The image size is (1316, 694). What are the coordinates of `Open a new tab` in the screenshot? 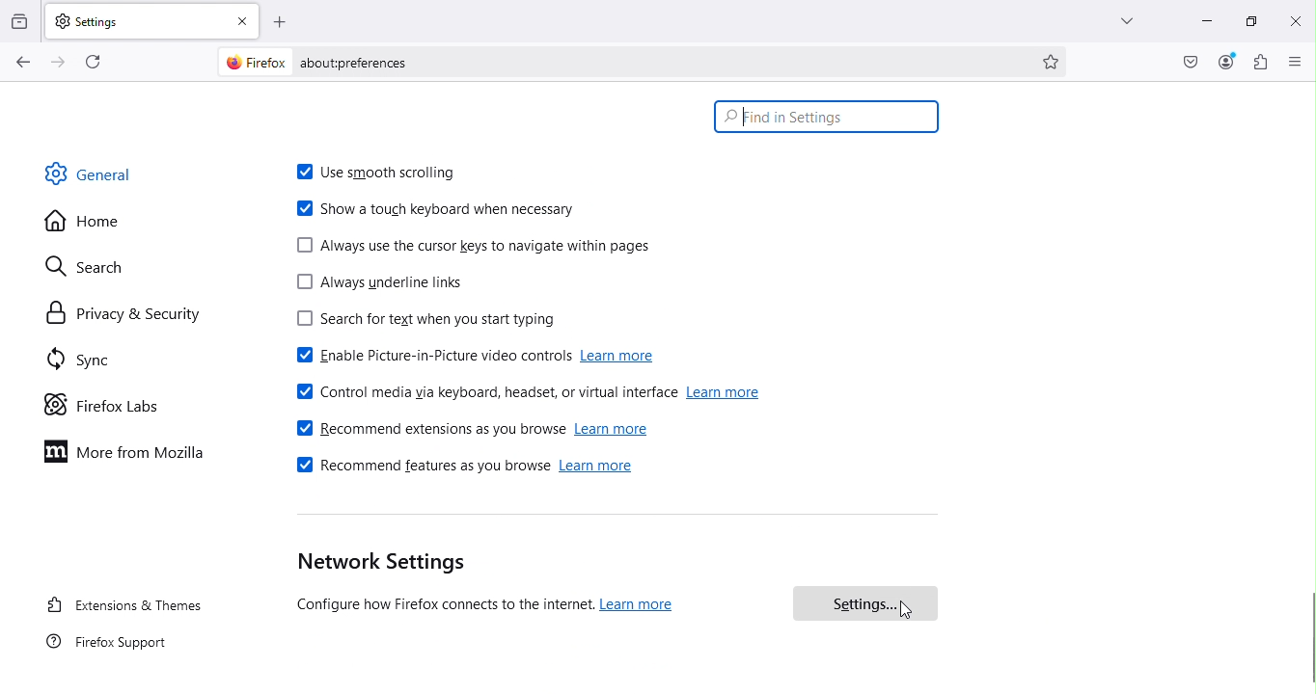 It's located at (281, 21).